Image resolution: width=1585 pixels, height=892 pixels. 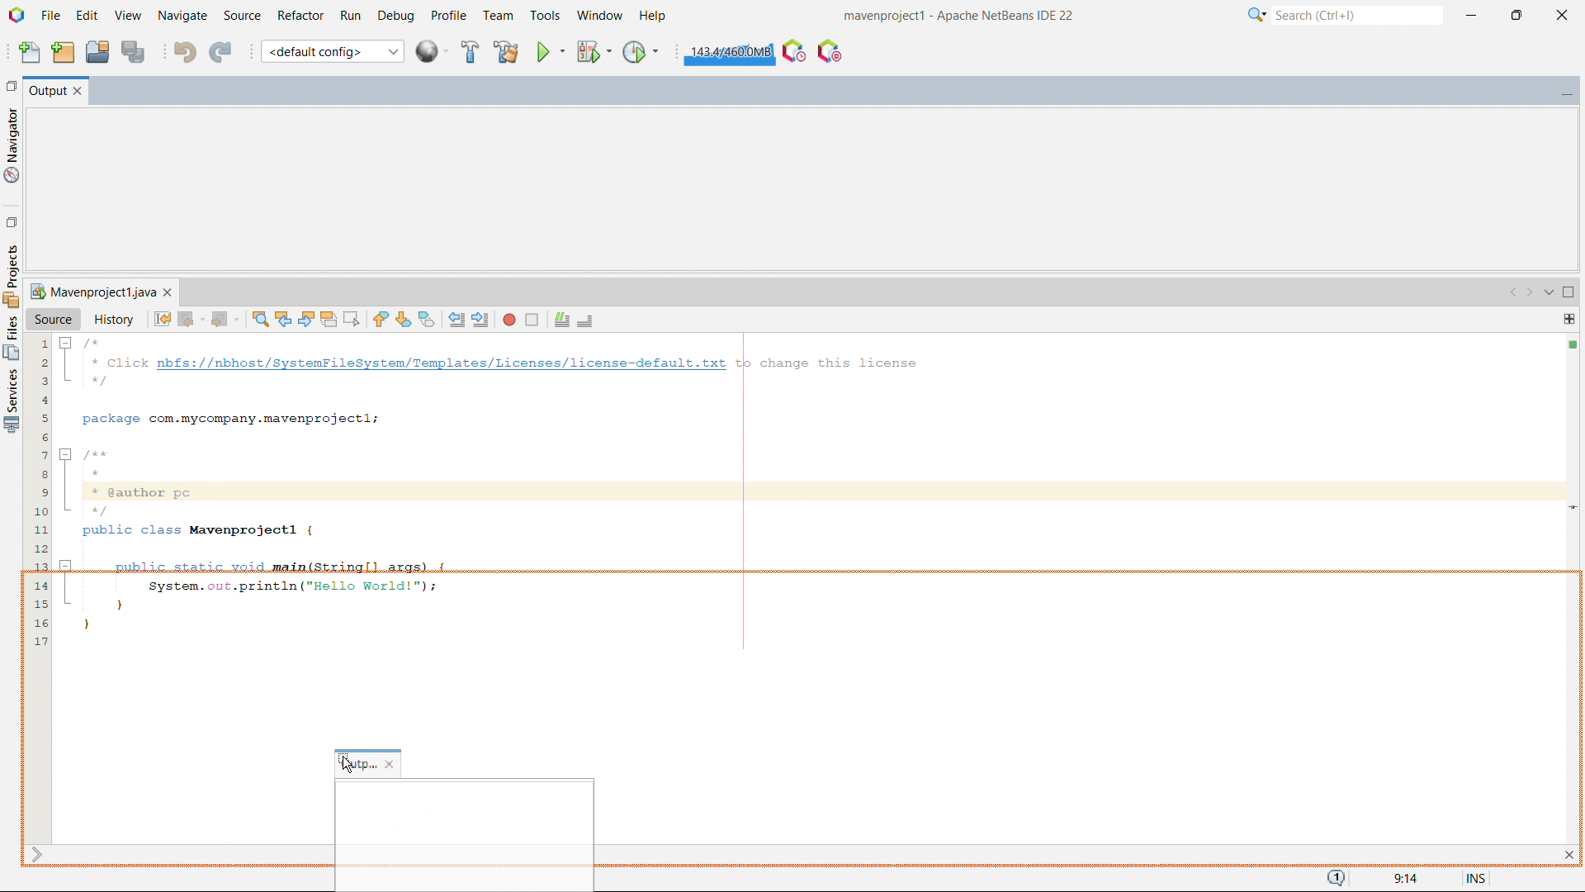 I want to click on source, so click(x=54, y=318).